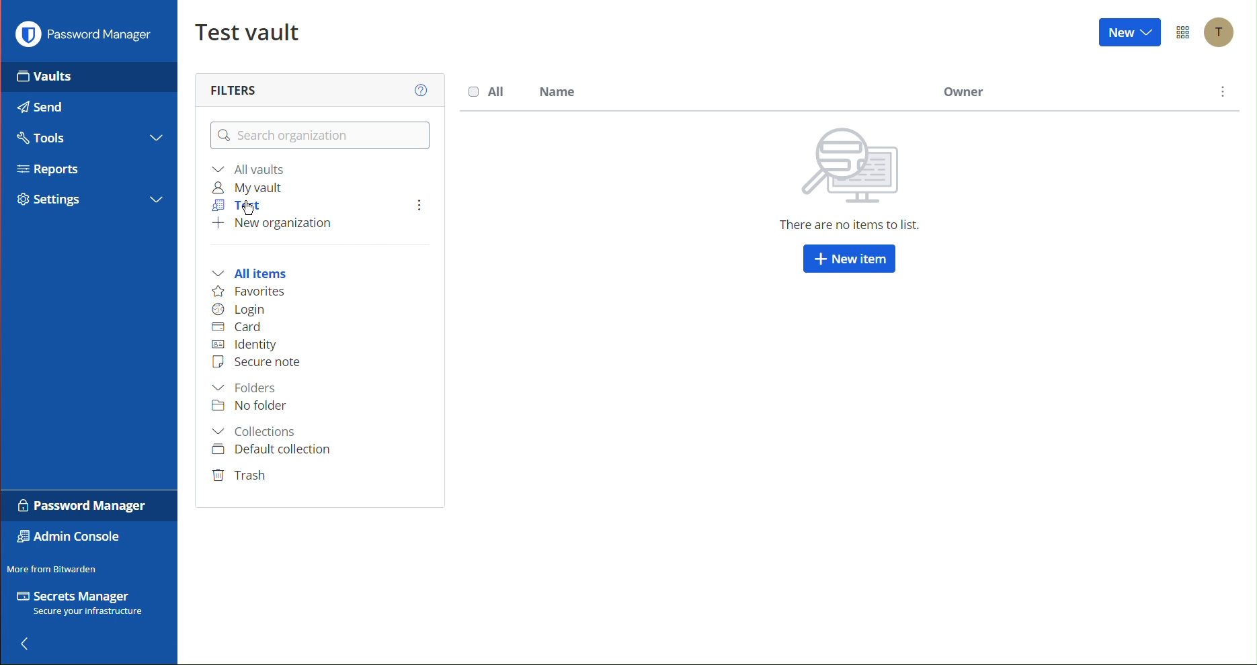 The image size is (1257, 665). I want to click on All vaults, so click(249, 170).